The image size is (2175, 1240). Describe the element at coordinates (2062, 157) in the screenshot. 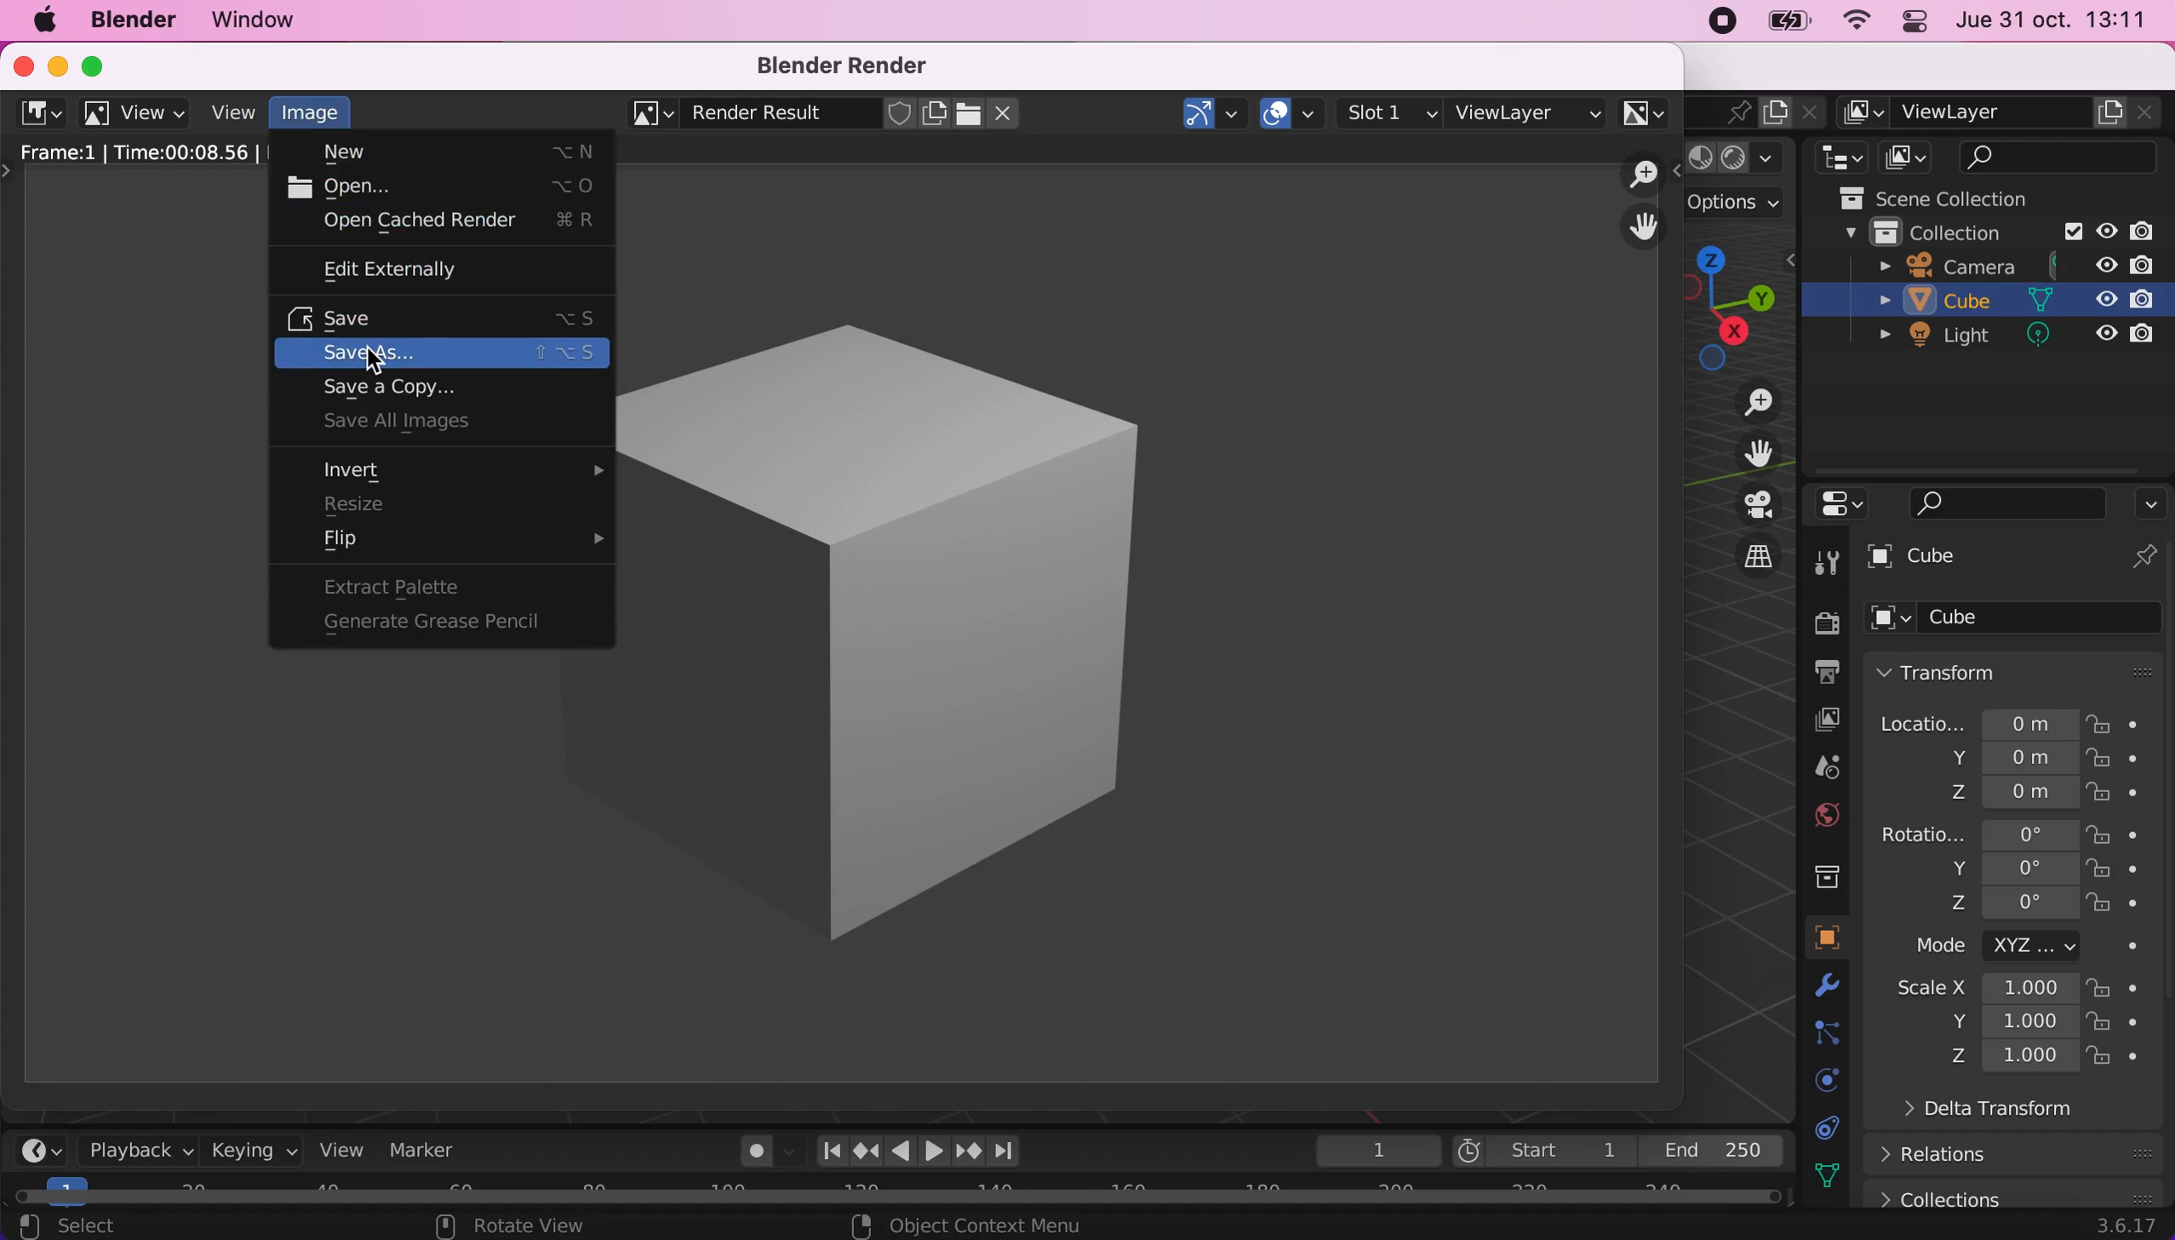

I see `search` at that location.